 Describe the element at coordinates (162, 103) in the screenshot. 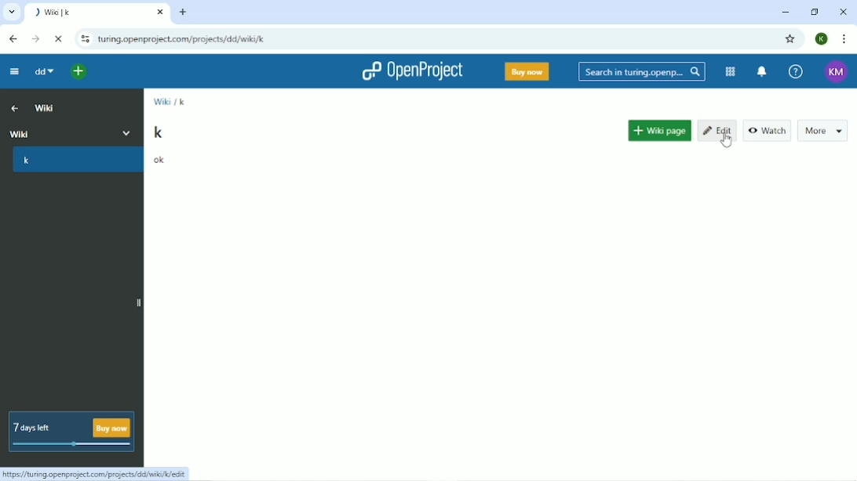

I see `Wiki` at that location.